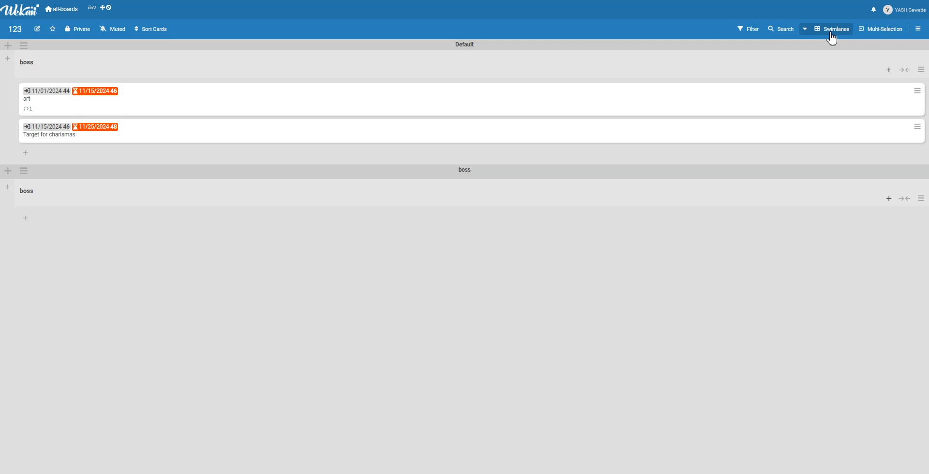 This screenshot has height=474, width=929. Describe the element at coordinates (28, 109) in the screenshot. I see `Comment` at that location.